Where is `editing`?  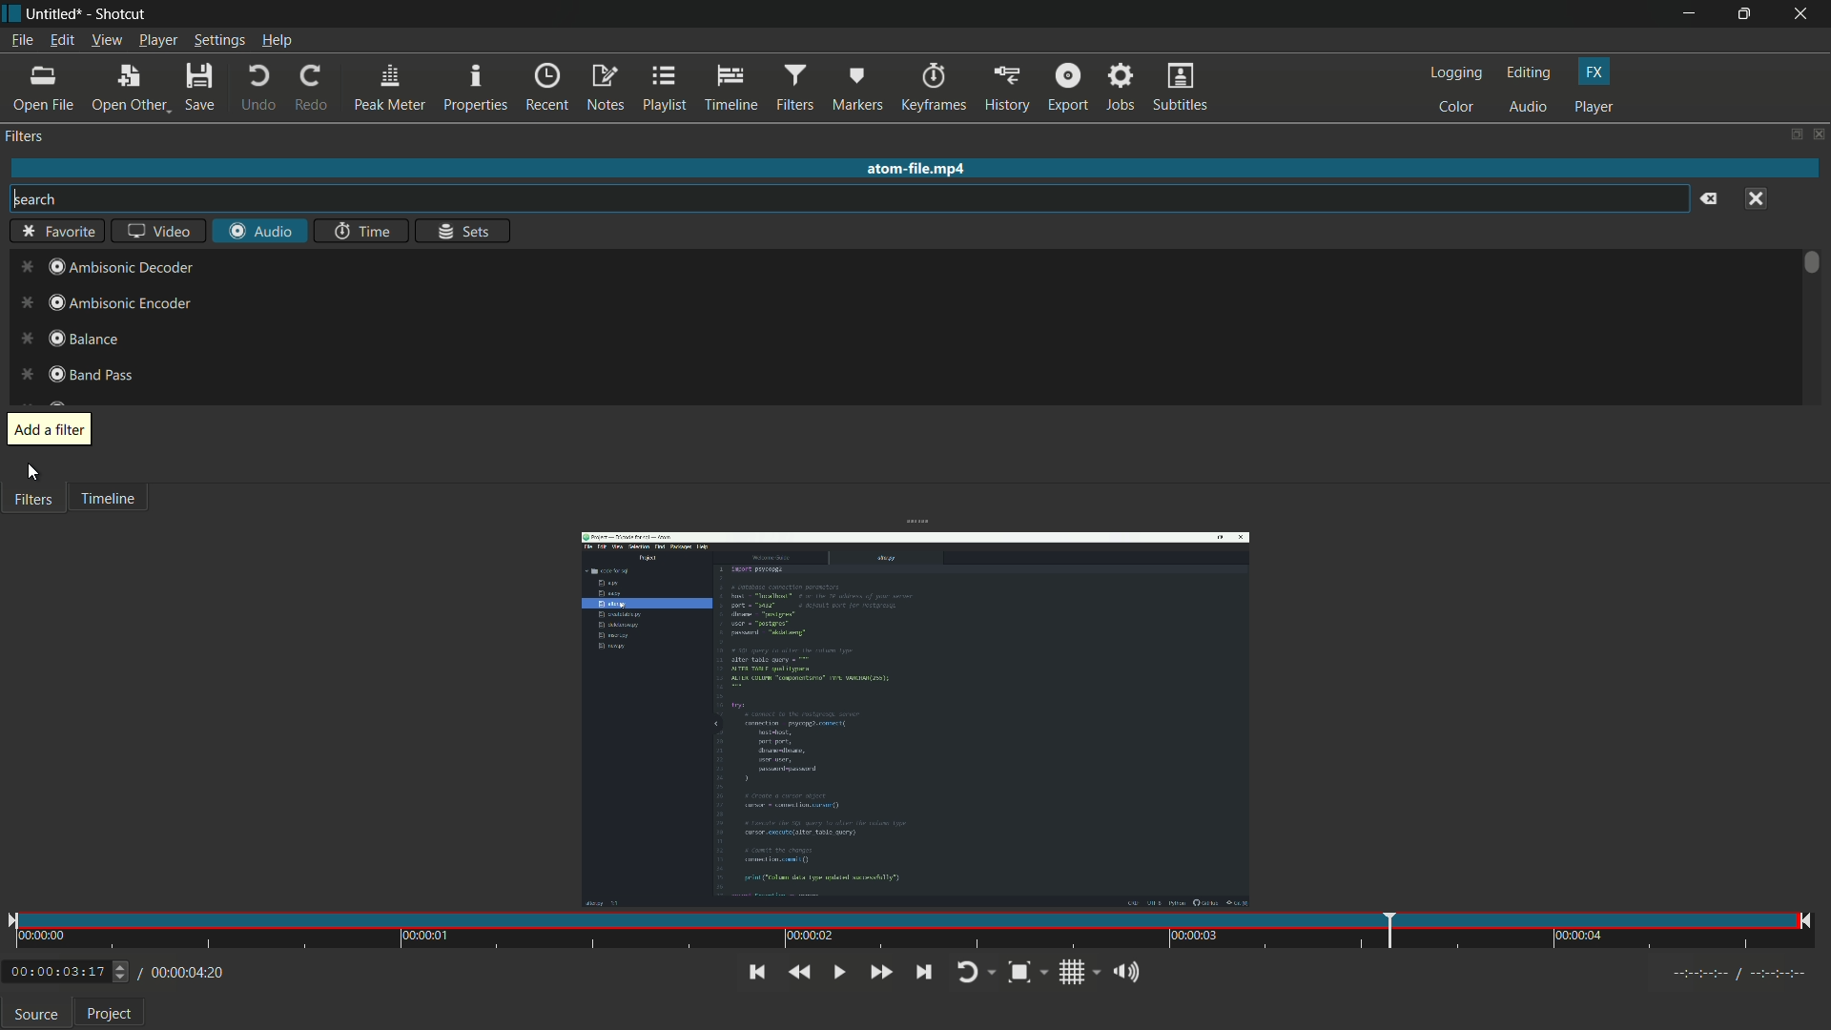 editing is located at coordinates (1529, 74).